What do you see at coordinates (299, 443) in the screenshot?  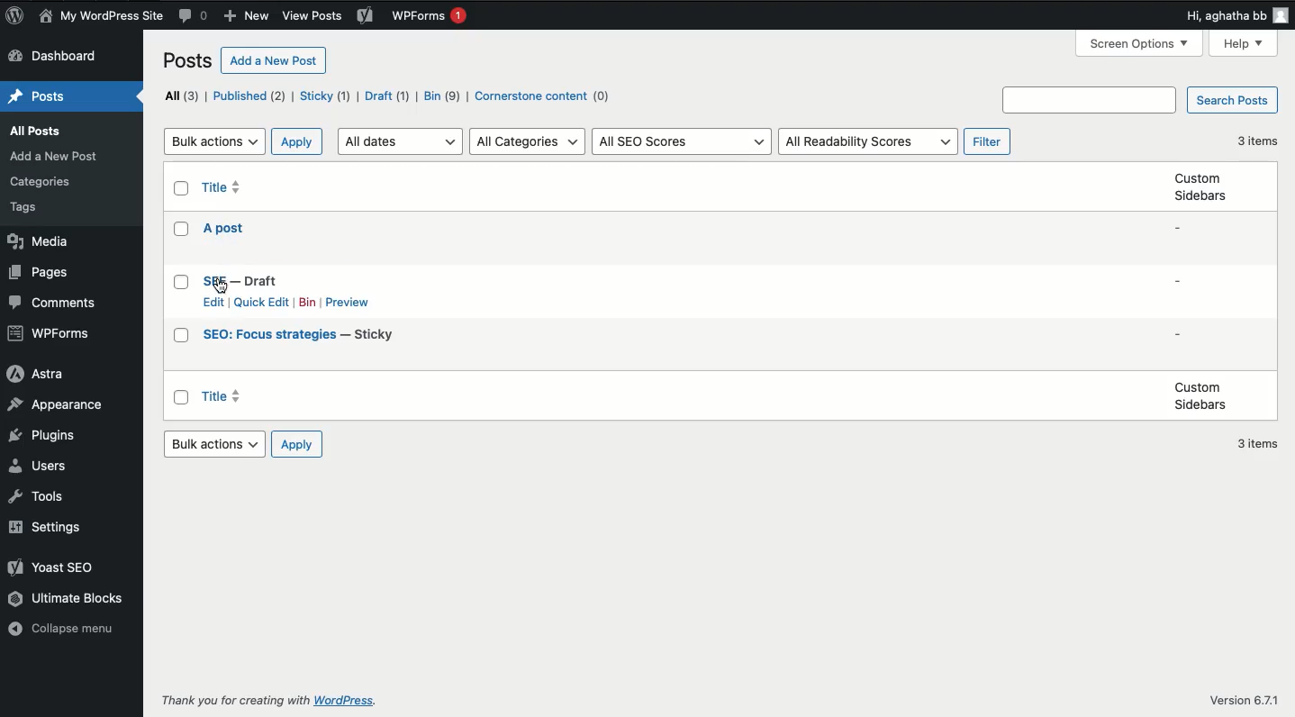 I see `Apply` at bounding box center [299, 443].